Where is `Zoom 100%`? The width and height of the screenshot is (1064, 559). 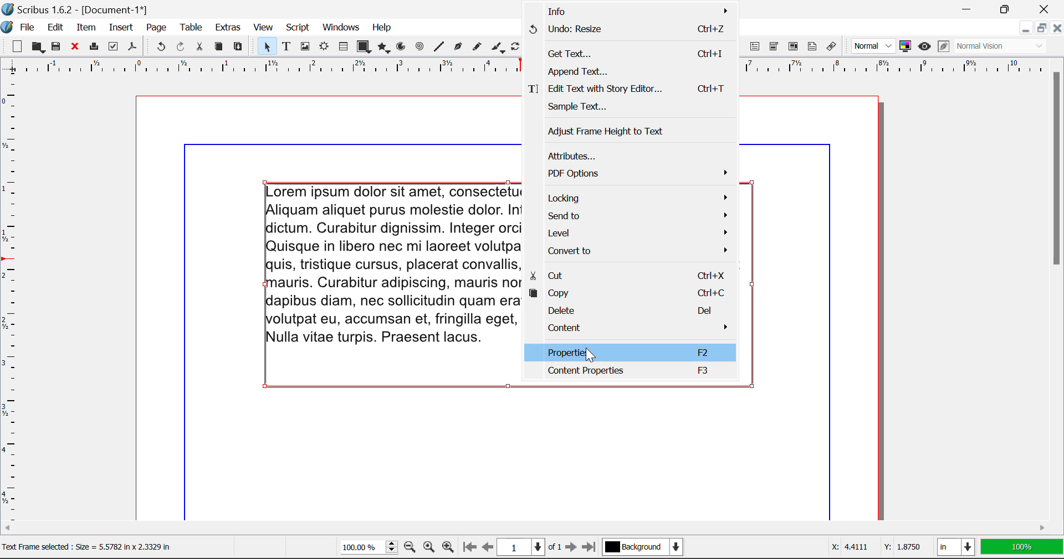 Zoom 100% is located at coordinates (369, 548).